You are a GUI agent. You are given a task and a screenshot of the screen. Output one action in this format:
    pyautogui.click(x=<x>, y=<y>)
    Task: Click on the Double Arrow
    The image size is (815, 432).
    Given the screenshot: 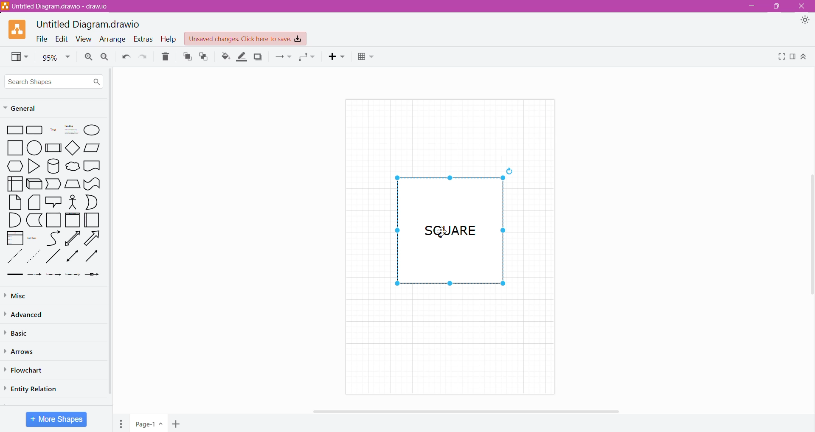 What is the action you would take?
    pyautogui.click(x=71, y=257)
    